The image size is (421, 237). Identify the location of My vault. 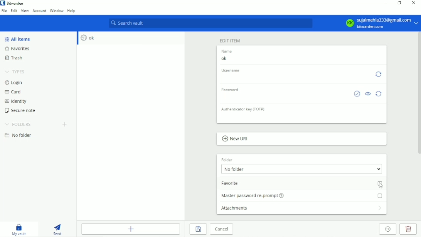
(20, 229).